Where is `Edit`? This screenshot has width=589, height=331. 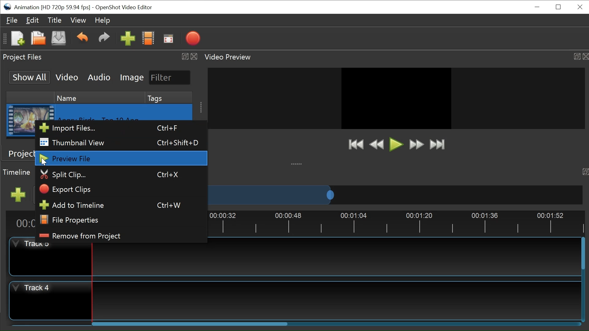
Edit is located at coordinates (33, 21).